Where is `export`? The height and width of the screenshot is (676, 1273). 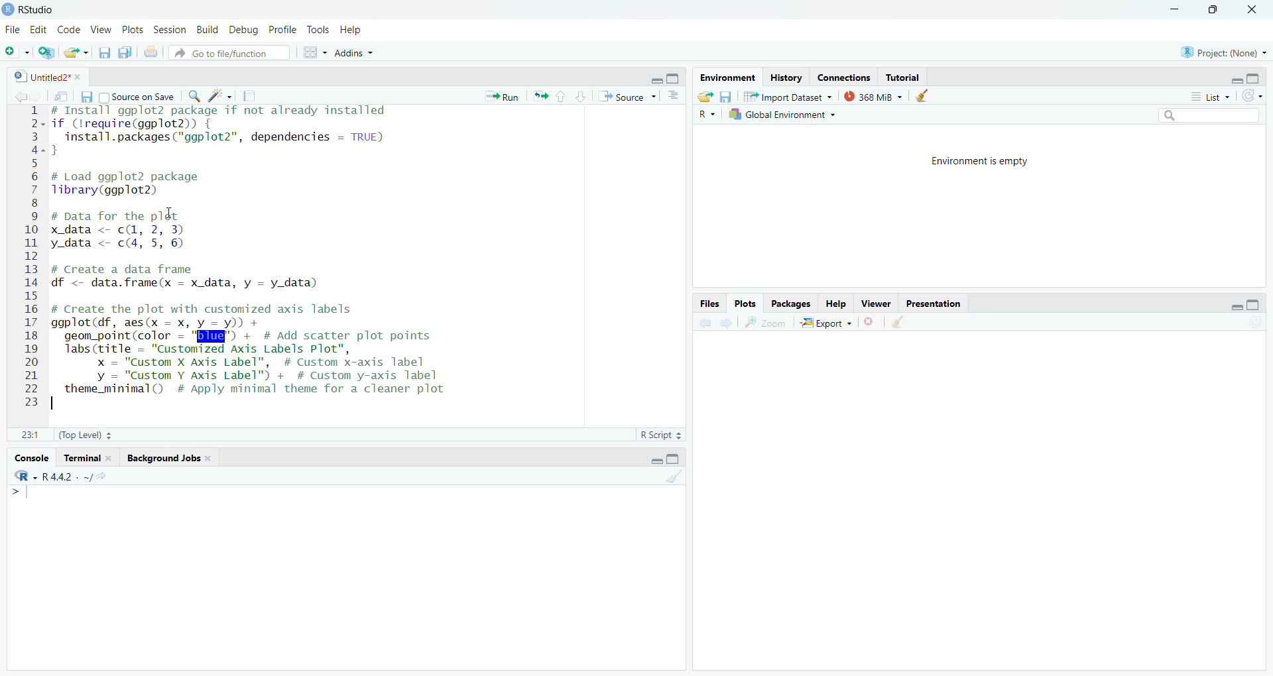 export is located at coordinates (703, 95).